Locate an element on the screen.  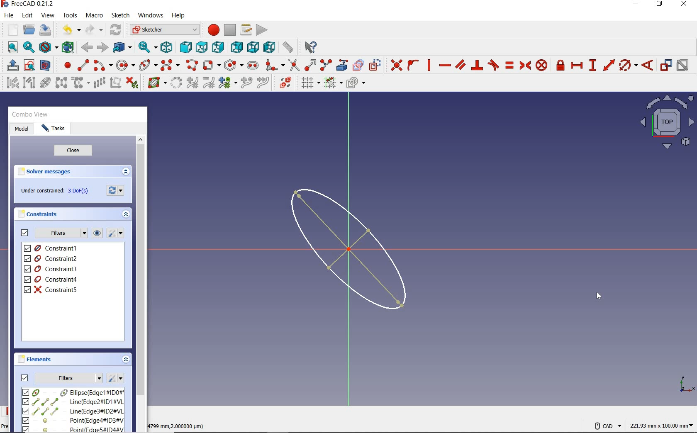
increase B-Spline Degree is located at coordinates (191, 83).